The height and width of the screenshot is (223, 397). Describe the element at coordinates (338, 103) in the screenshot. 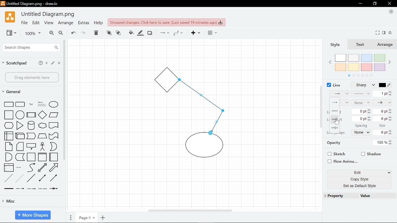

I see `Way points` at that location.